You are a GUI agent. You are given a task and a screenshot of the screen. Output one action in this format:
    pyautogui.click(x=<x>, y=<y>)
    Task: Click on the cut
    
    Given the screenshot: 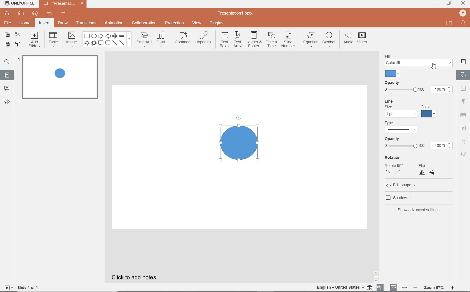 What is the action you would take?
    pyautogui.click(x=17, y=34)
    